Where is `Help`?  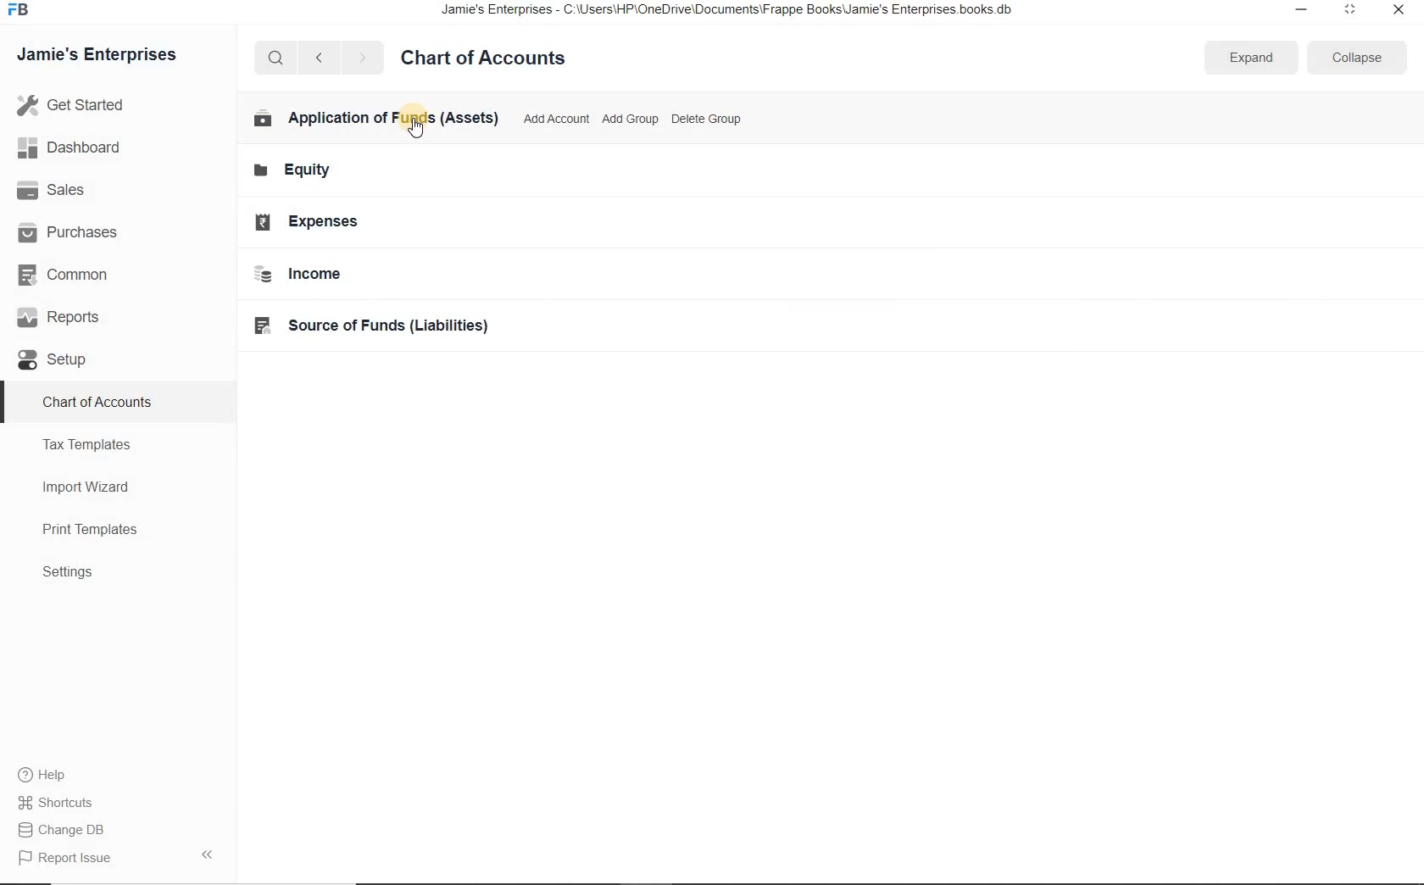
Help is located at coordinates (51, 776).